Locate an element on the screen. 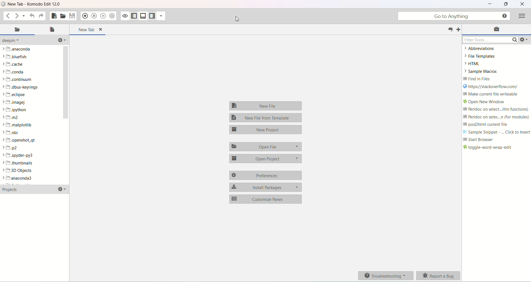  install packages is located at coordinates (266, 187).